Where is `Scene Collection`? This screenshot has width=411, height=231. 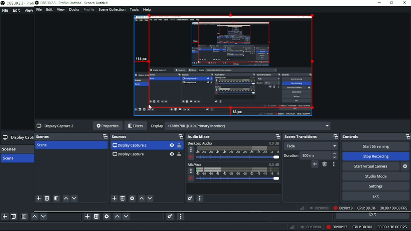 Scene Collection is located at coordinates (113, 9).